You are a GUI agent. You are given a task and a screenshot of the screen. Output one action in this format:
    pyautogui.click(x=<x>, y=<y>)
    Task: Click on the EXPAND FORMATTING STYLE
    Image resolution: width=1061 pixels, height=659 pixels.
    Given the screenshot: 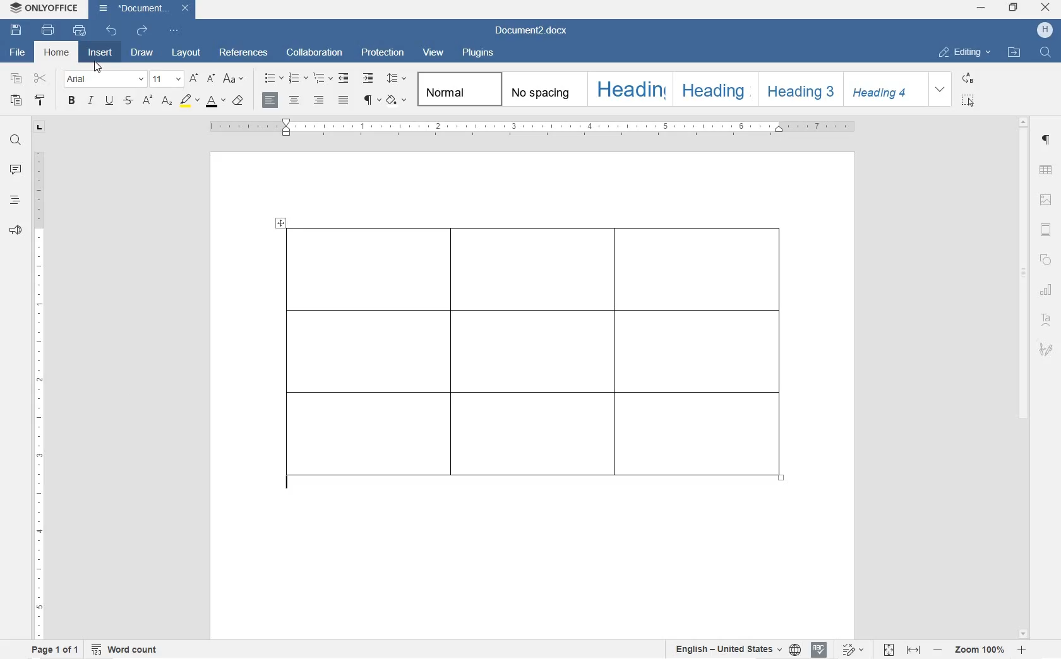 What is the action you would take?
    pyautogui.click(x=940, y=90)
    